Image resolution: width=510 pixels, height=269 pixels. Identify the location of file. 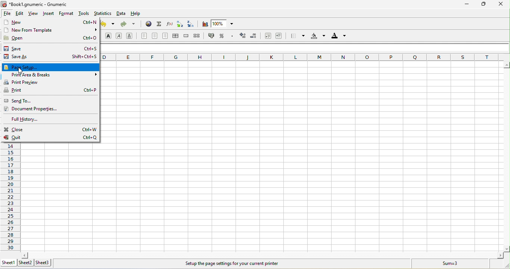
(7, 13).